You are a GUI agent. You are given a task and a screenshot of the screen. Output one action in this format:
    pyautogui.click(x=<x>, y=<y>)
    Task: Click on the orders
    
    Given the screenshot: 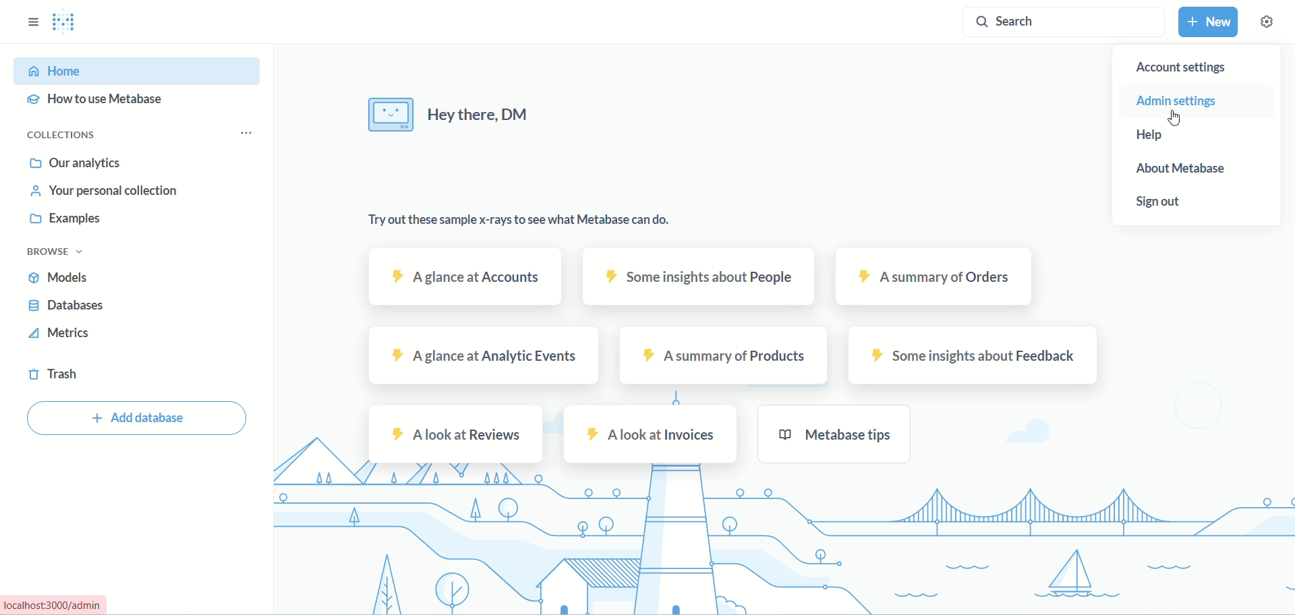 What is the action you would take?
    pyautogui.click(x=937, y=276)
    